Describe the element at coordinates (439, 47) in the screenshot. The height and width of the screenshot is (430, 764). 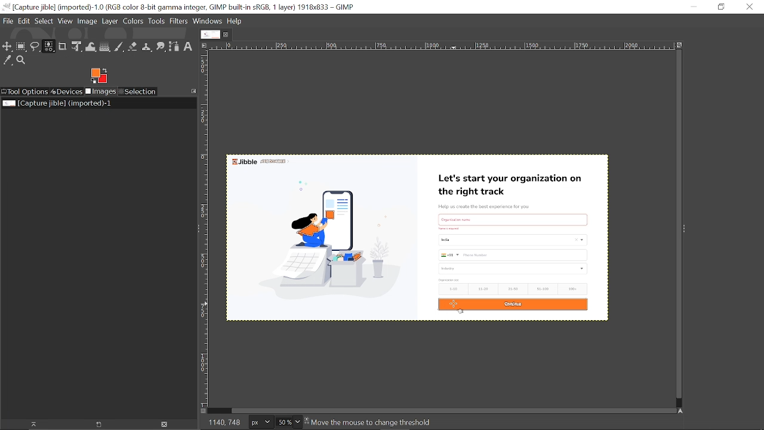
I see `Horizontal labe;` at that location.